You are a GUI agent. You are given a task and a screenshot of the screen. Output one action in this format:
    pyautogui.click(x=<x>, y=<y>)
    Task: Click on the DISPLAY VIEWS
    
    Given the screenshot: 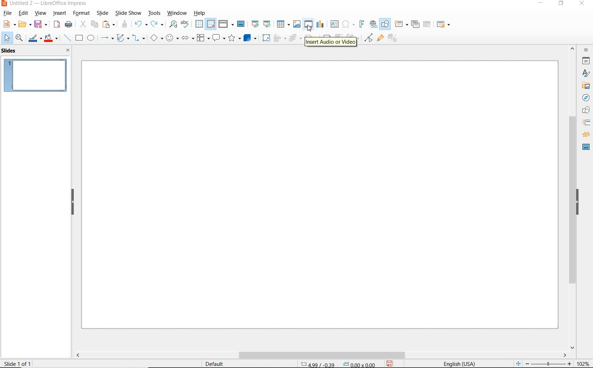 What is the action you would take?
    pyautogui.click(x=226, y=23)
    